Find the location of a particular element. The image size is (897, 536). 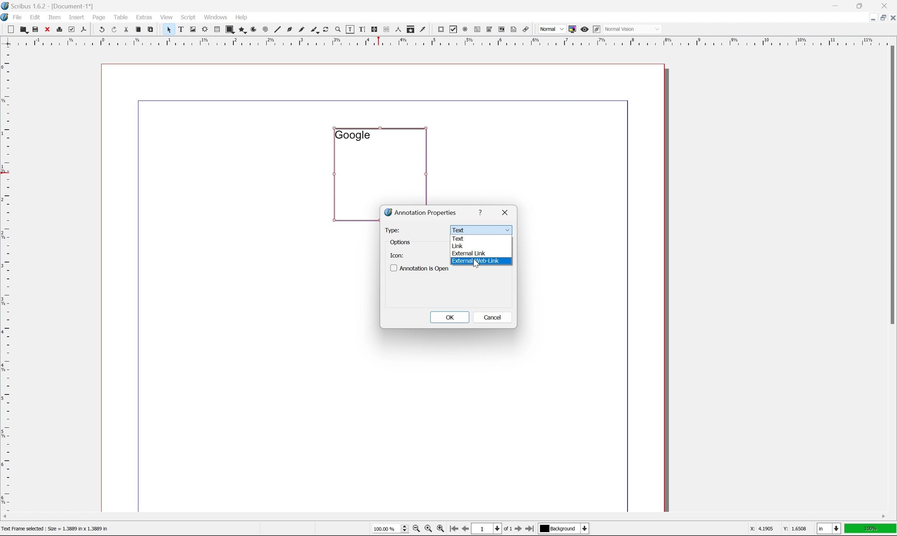

pdf radio button is located at coordinates (463, 30).